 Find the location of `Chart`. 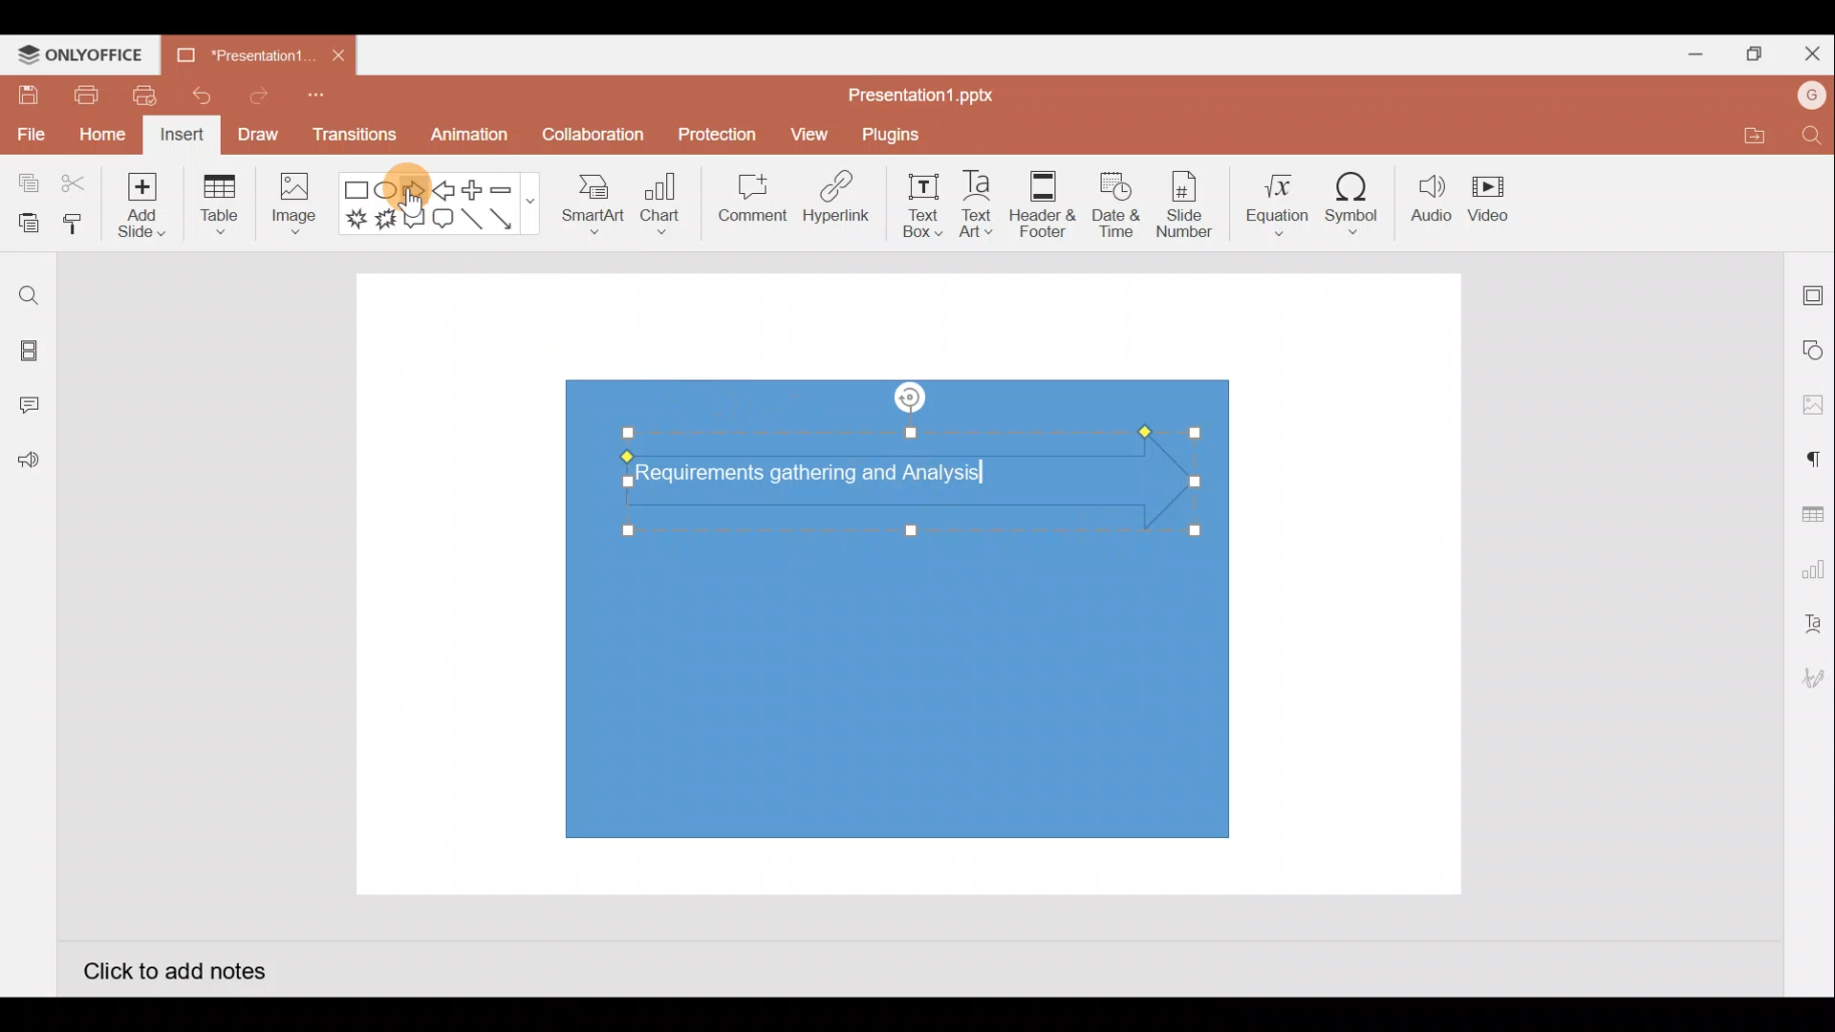

Chart is located at coordinates (661, 202).